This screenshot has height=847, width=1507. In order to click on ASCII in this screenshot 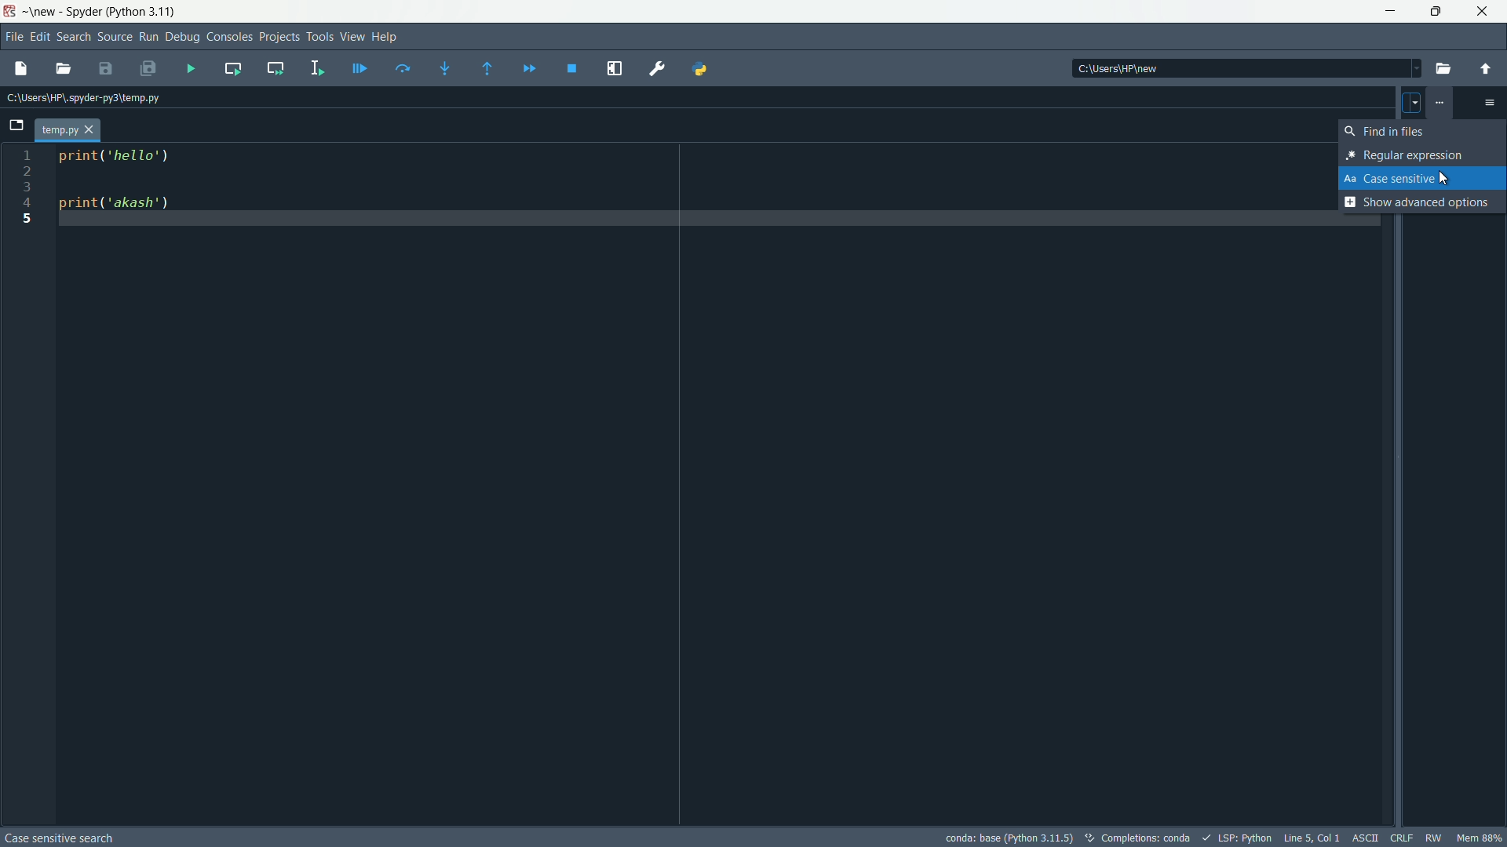, I will do `click(1367, 836)`.